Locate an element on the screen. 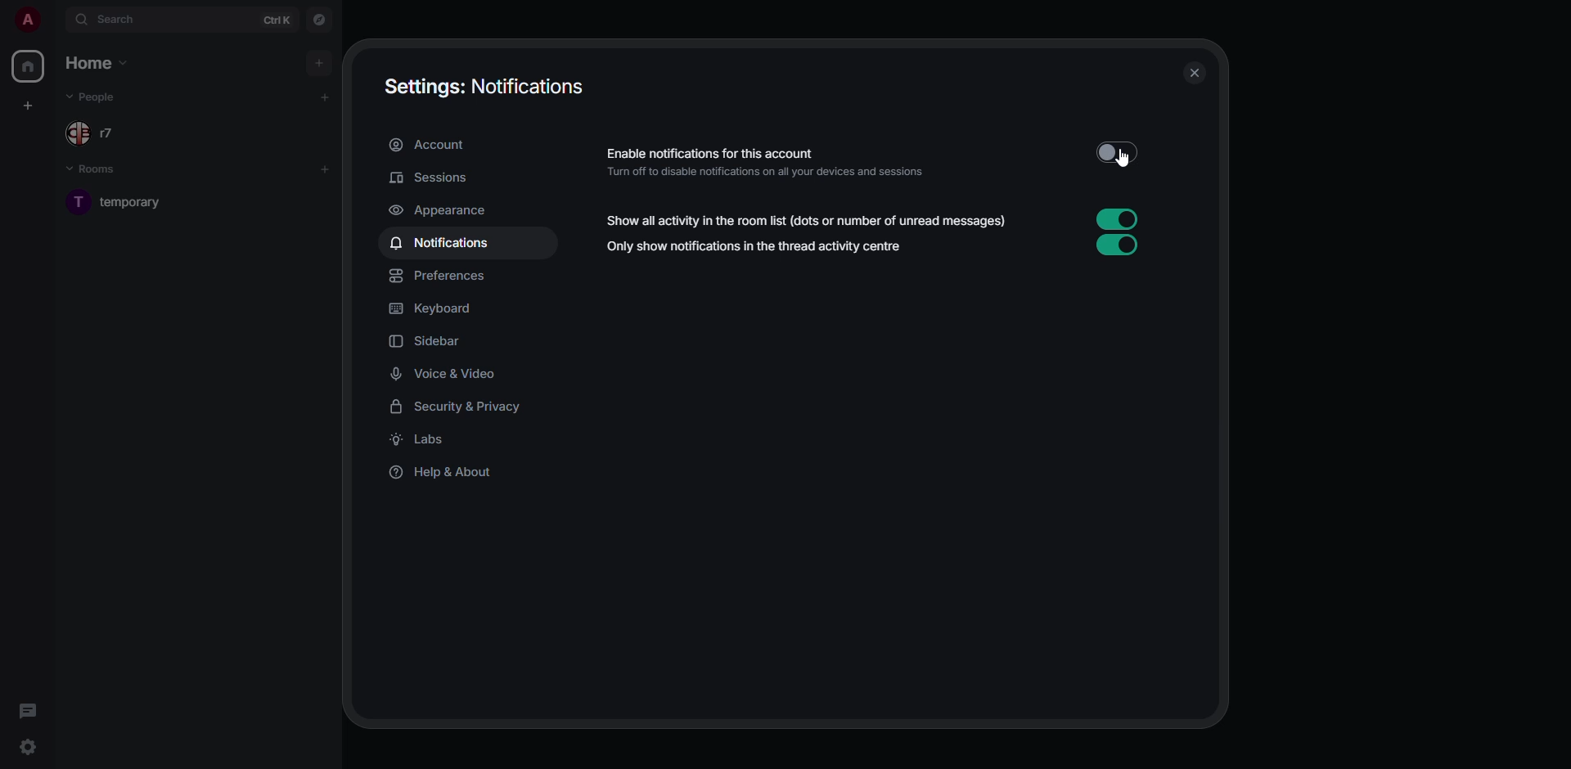 This screenshot has width=1571, height=769. add is located at coordinates (326, 97).